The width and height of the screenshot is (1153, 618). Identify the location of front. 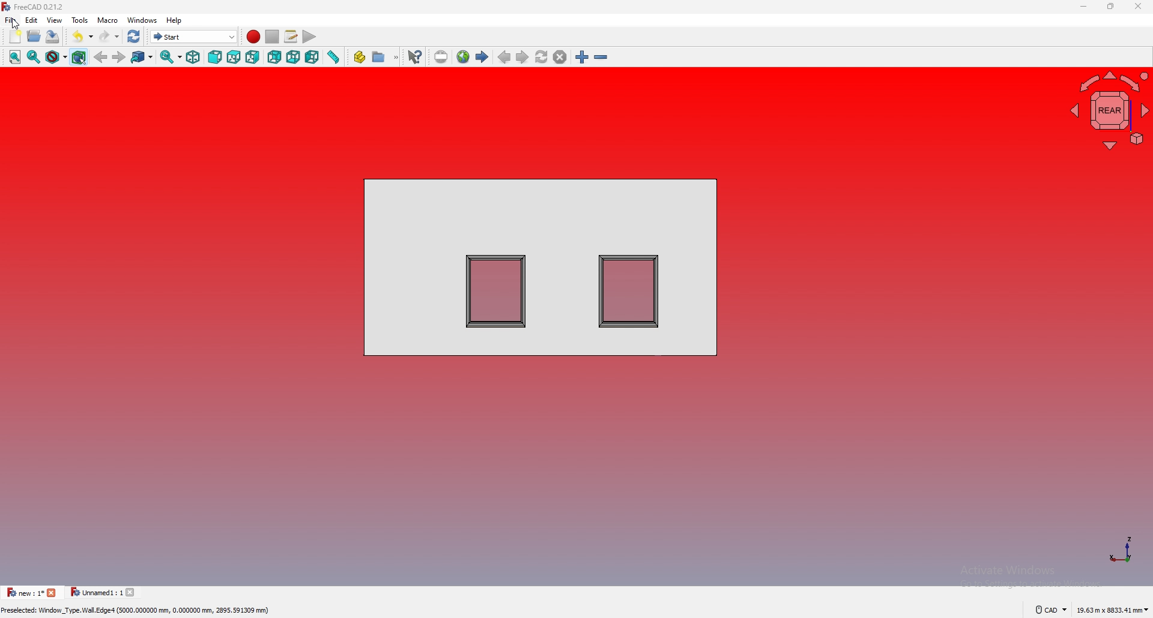
(216, 58).